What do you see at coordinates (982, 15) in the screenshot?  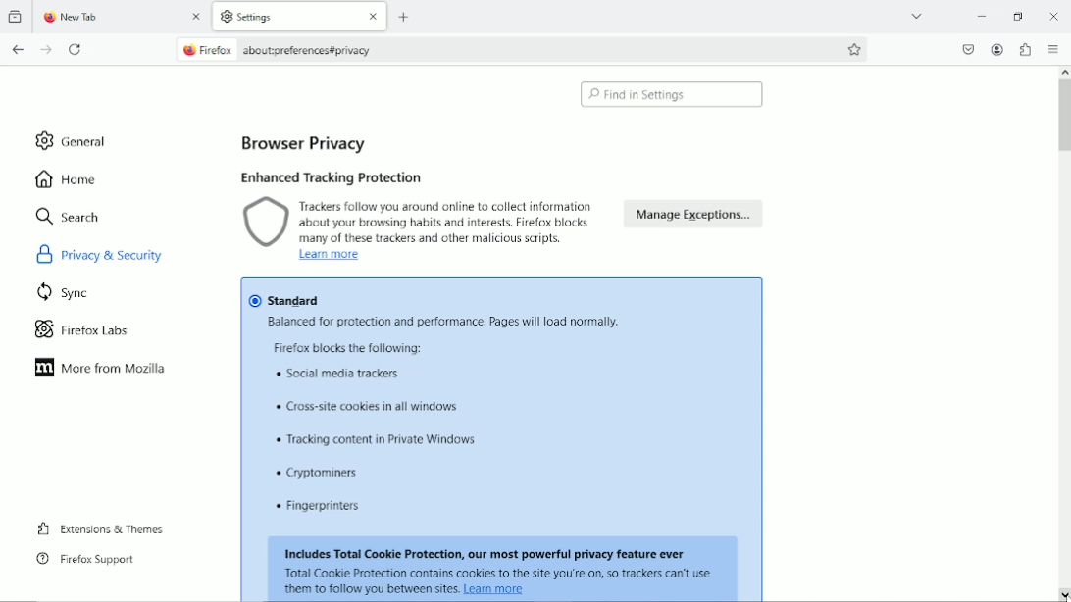 I see `minimize` at bounding box center [982, 15].